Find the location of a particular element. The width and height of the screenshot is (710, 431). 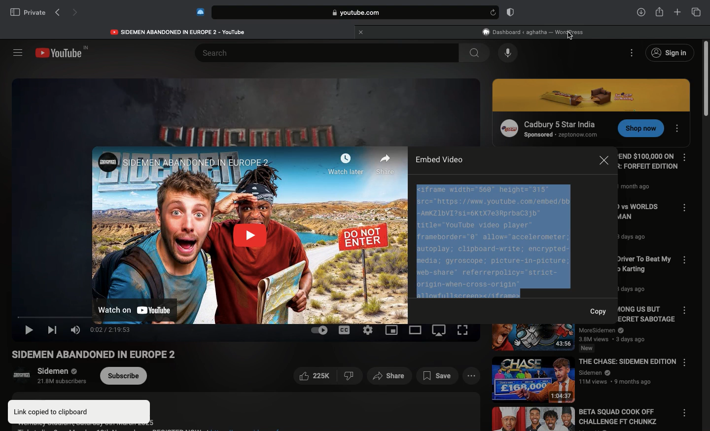

Youtube is located at coordinates (179, 31).